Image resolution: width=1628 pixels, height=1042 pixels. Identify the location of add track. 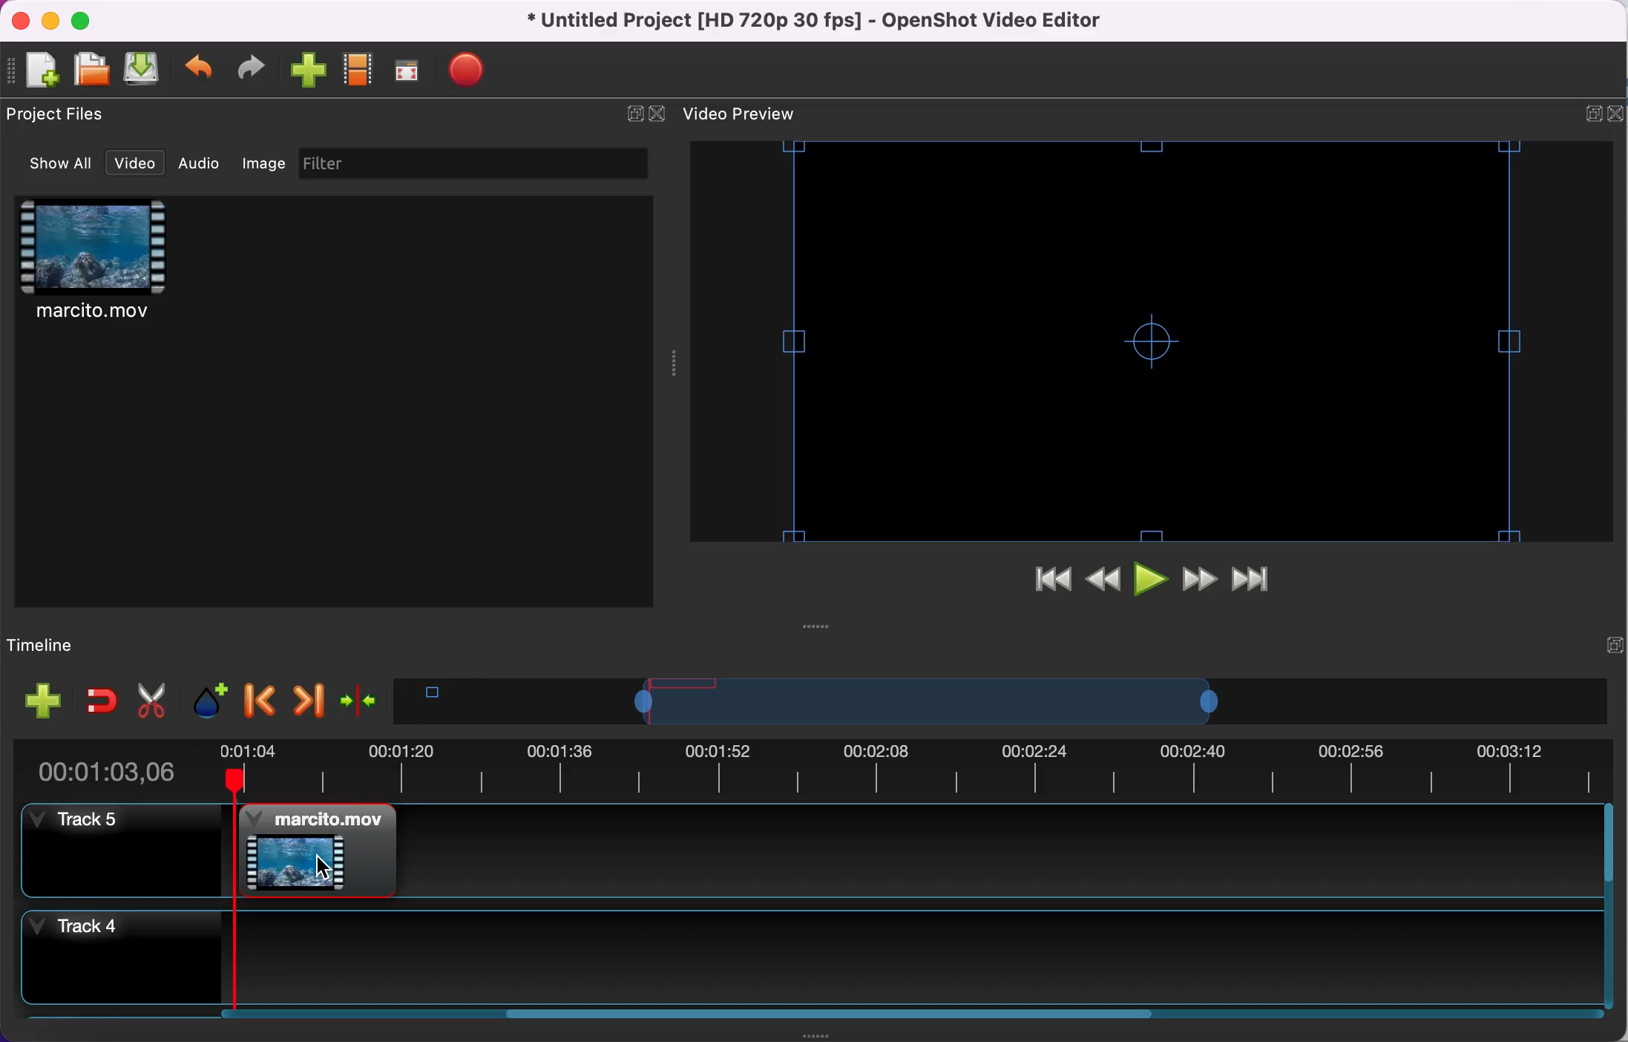
(39, 704).